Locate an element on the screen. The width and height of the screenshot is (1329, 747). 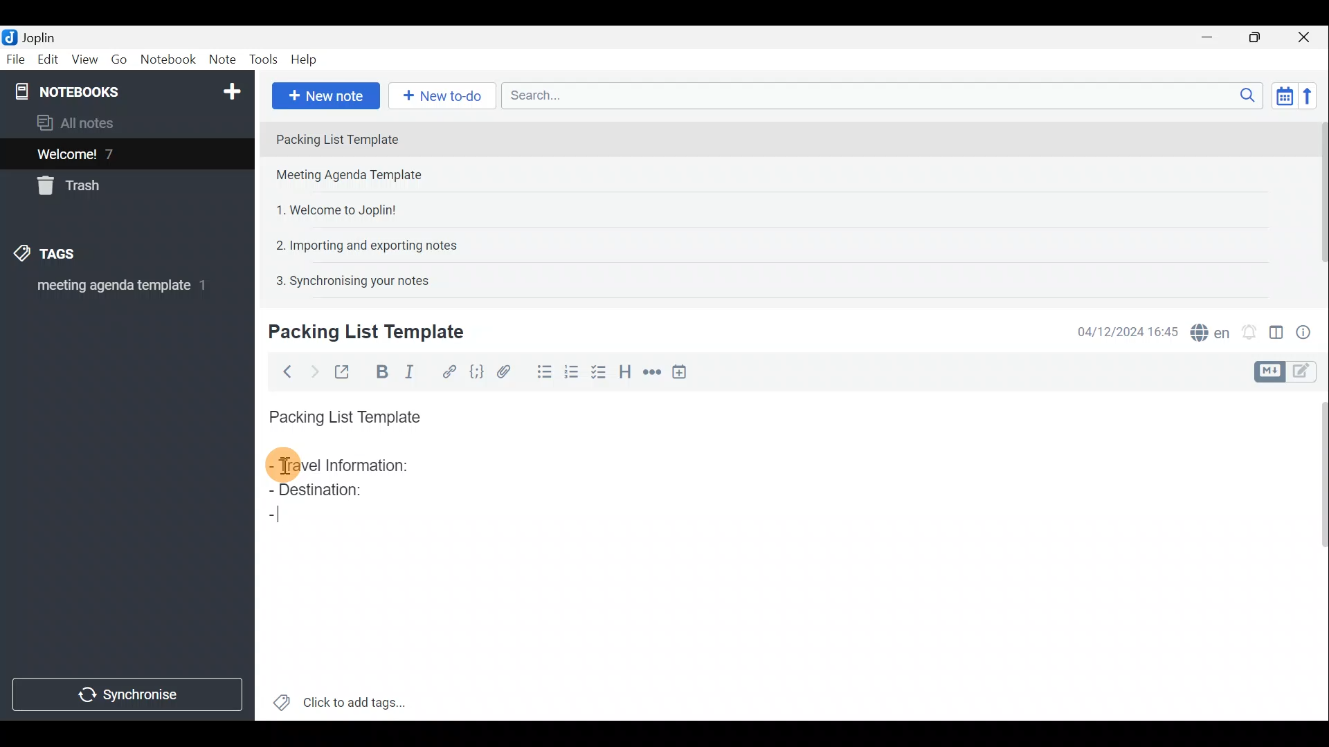
Insert time is located at coordinates (684, 371).